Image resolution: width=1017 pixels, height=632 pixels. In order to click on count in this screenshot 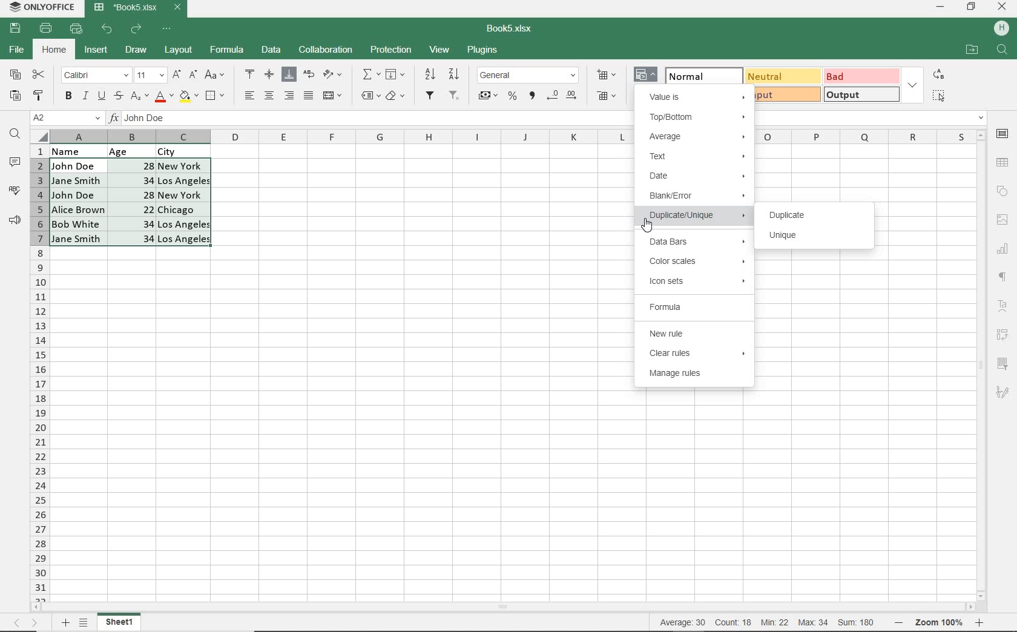, I will do `click(732, 622)`.